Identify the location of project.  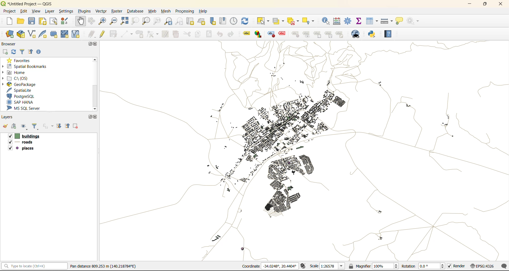
(11, 12).